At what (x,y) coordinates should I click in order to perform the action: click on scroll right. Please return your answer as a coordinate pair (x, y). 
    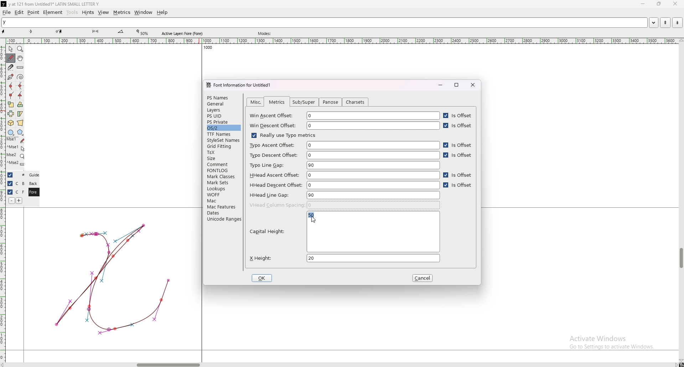
    Looking at the image, I should click on (5, 365).